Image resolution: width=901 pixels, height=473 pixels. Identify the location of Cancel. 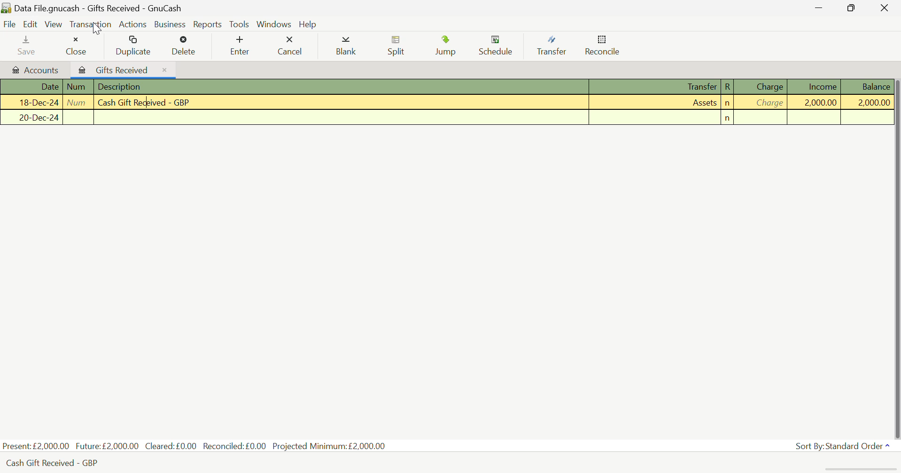
(290, 44).